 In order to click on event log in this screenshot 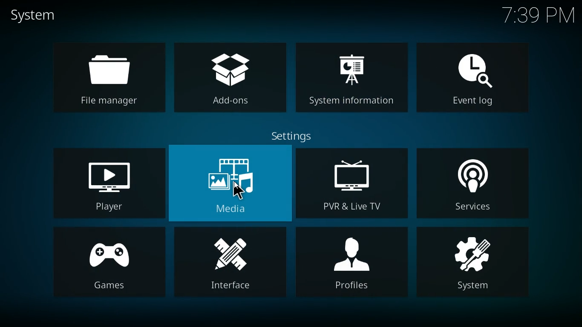, I will do `click(475, 76)`.